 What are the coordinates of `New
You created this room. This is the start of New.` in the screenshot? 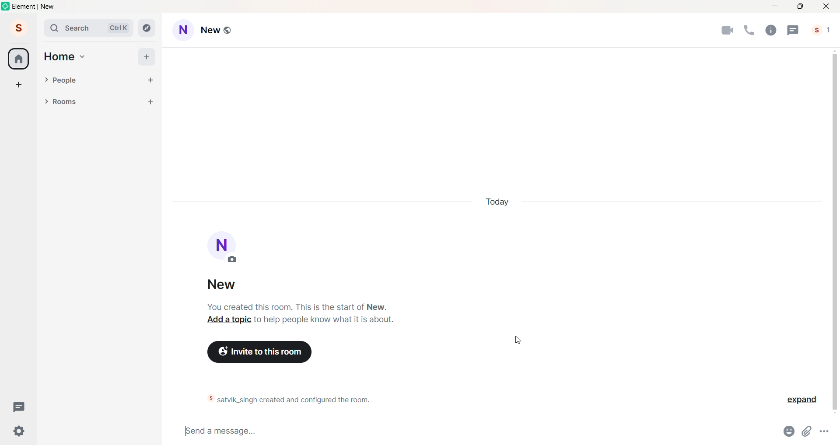 It's located at (297, 295).